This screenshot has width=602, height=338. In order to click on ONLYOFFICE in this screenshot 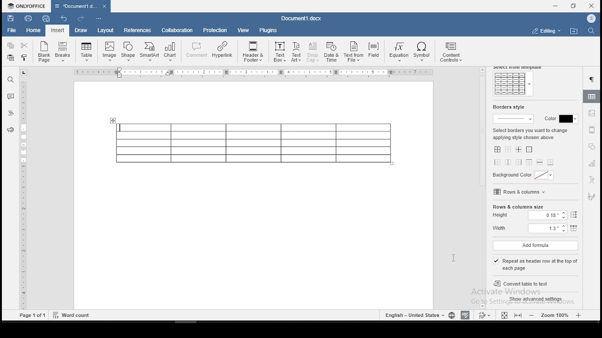, I will do `click(25, 6)`.